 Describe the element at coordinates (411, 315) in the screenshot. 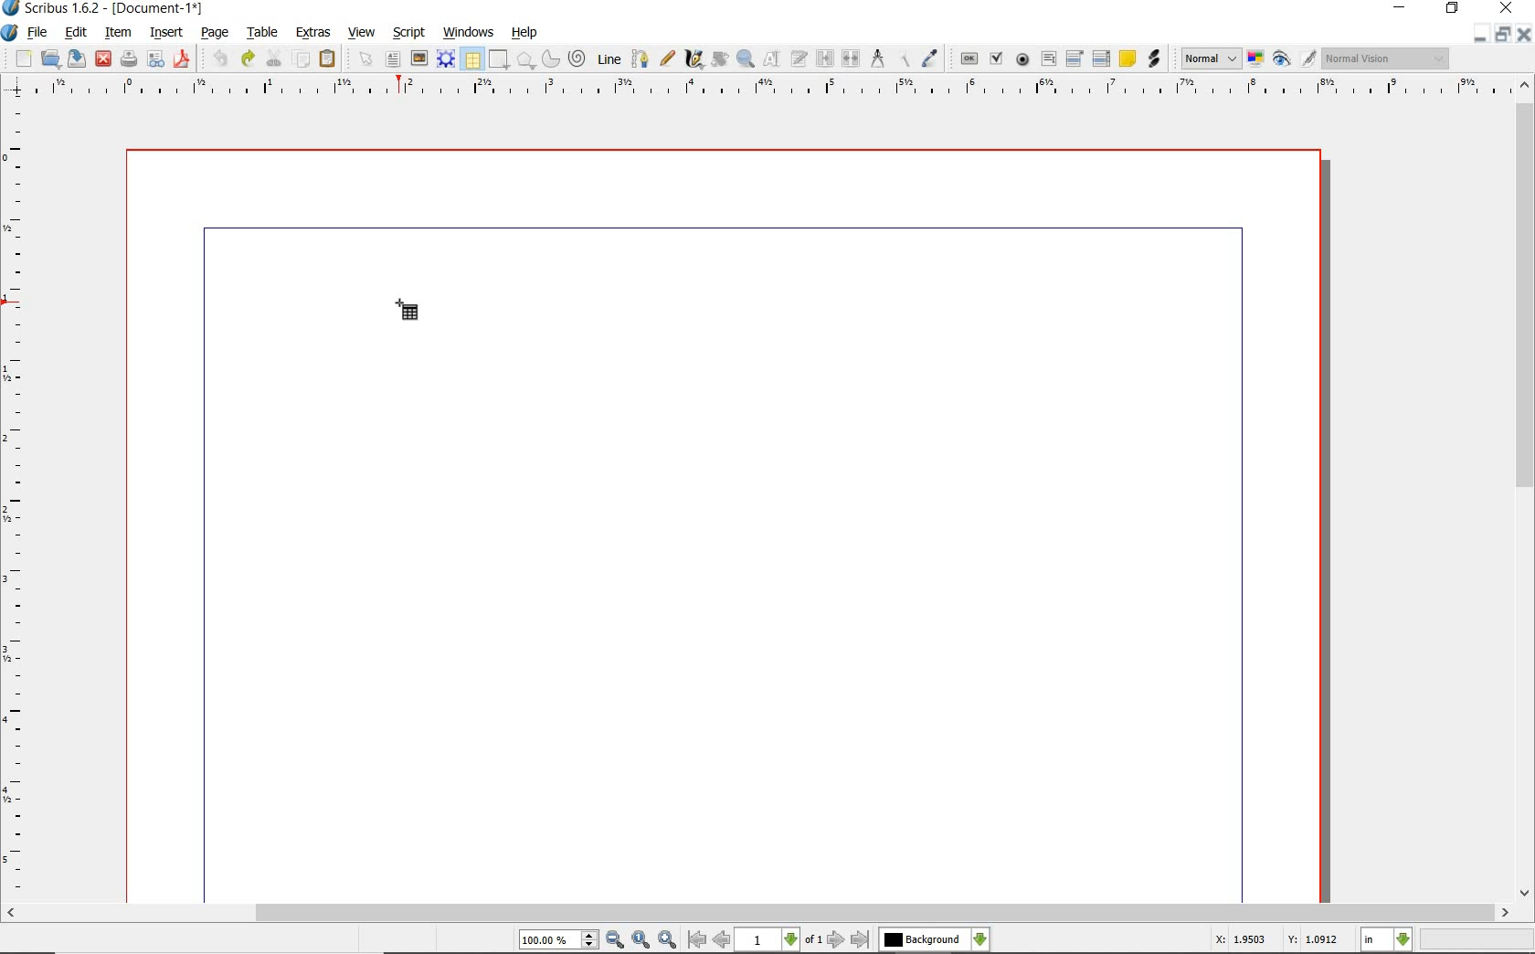

I see `table frame` at that location.